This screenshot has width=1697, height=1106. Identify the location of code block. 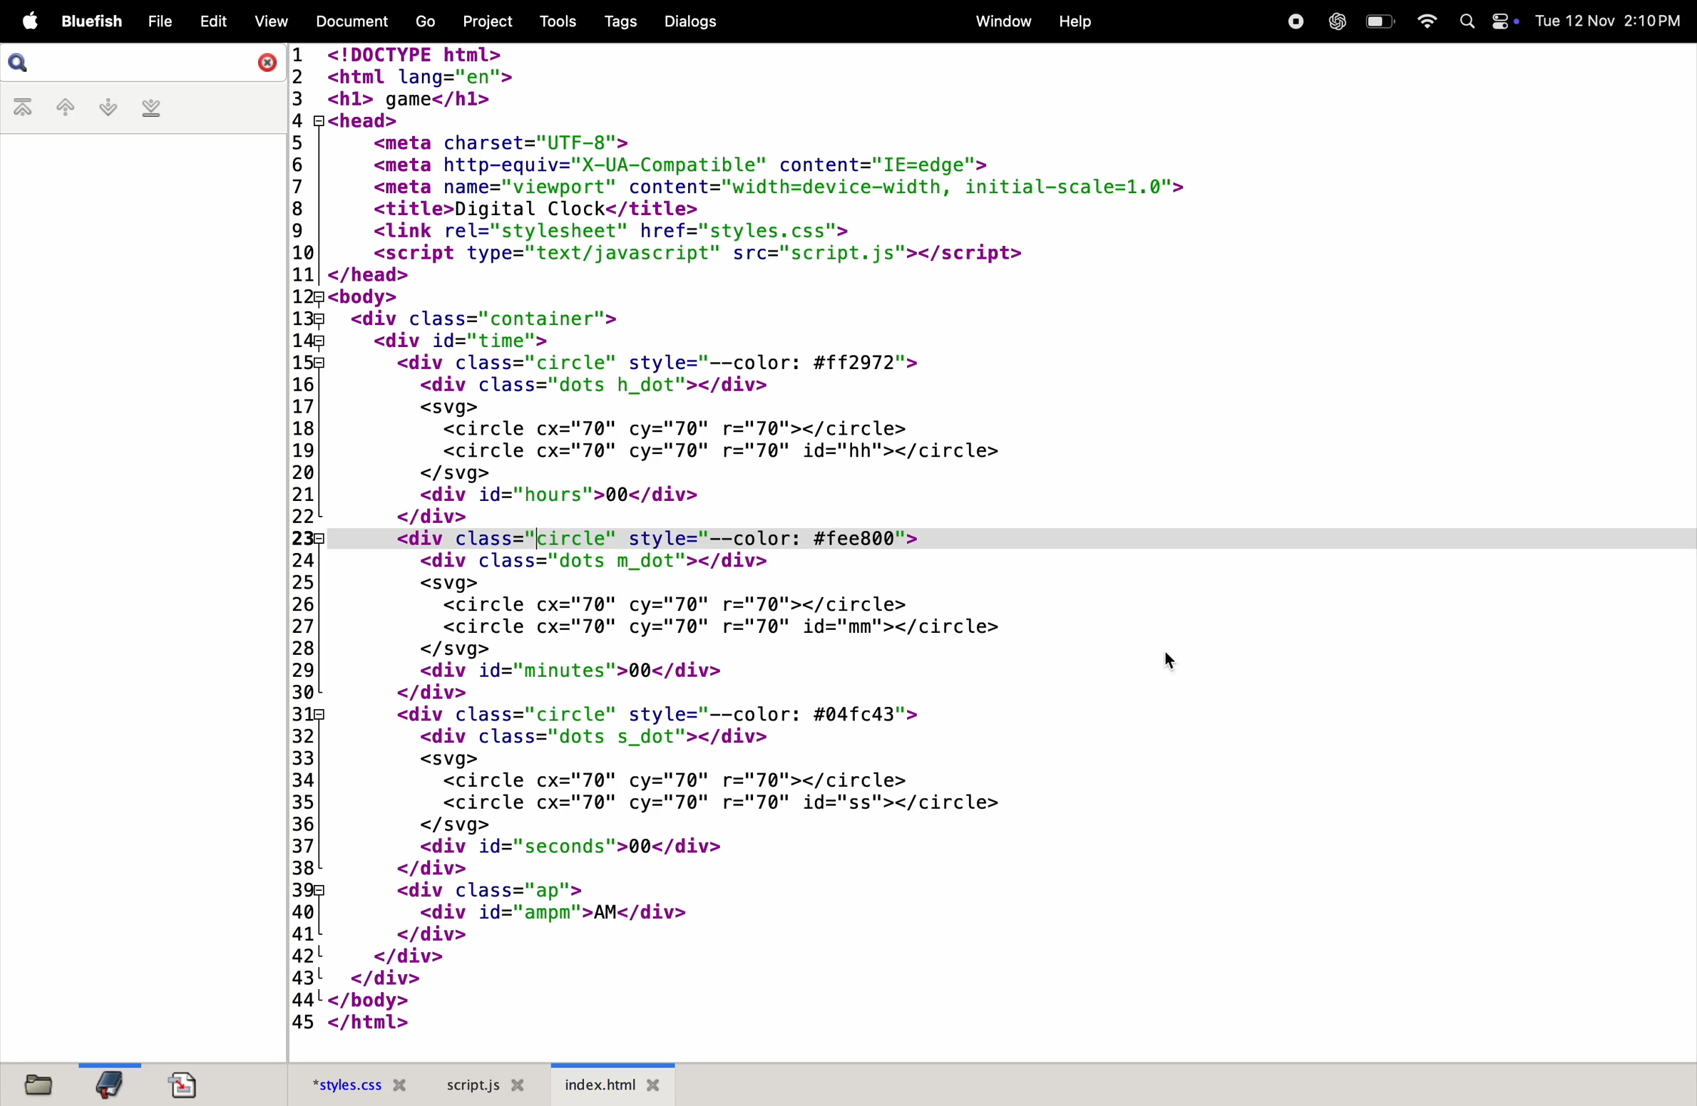
(845, 283).